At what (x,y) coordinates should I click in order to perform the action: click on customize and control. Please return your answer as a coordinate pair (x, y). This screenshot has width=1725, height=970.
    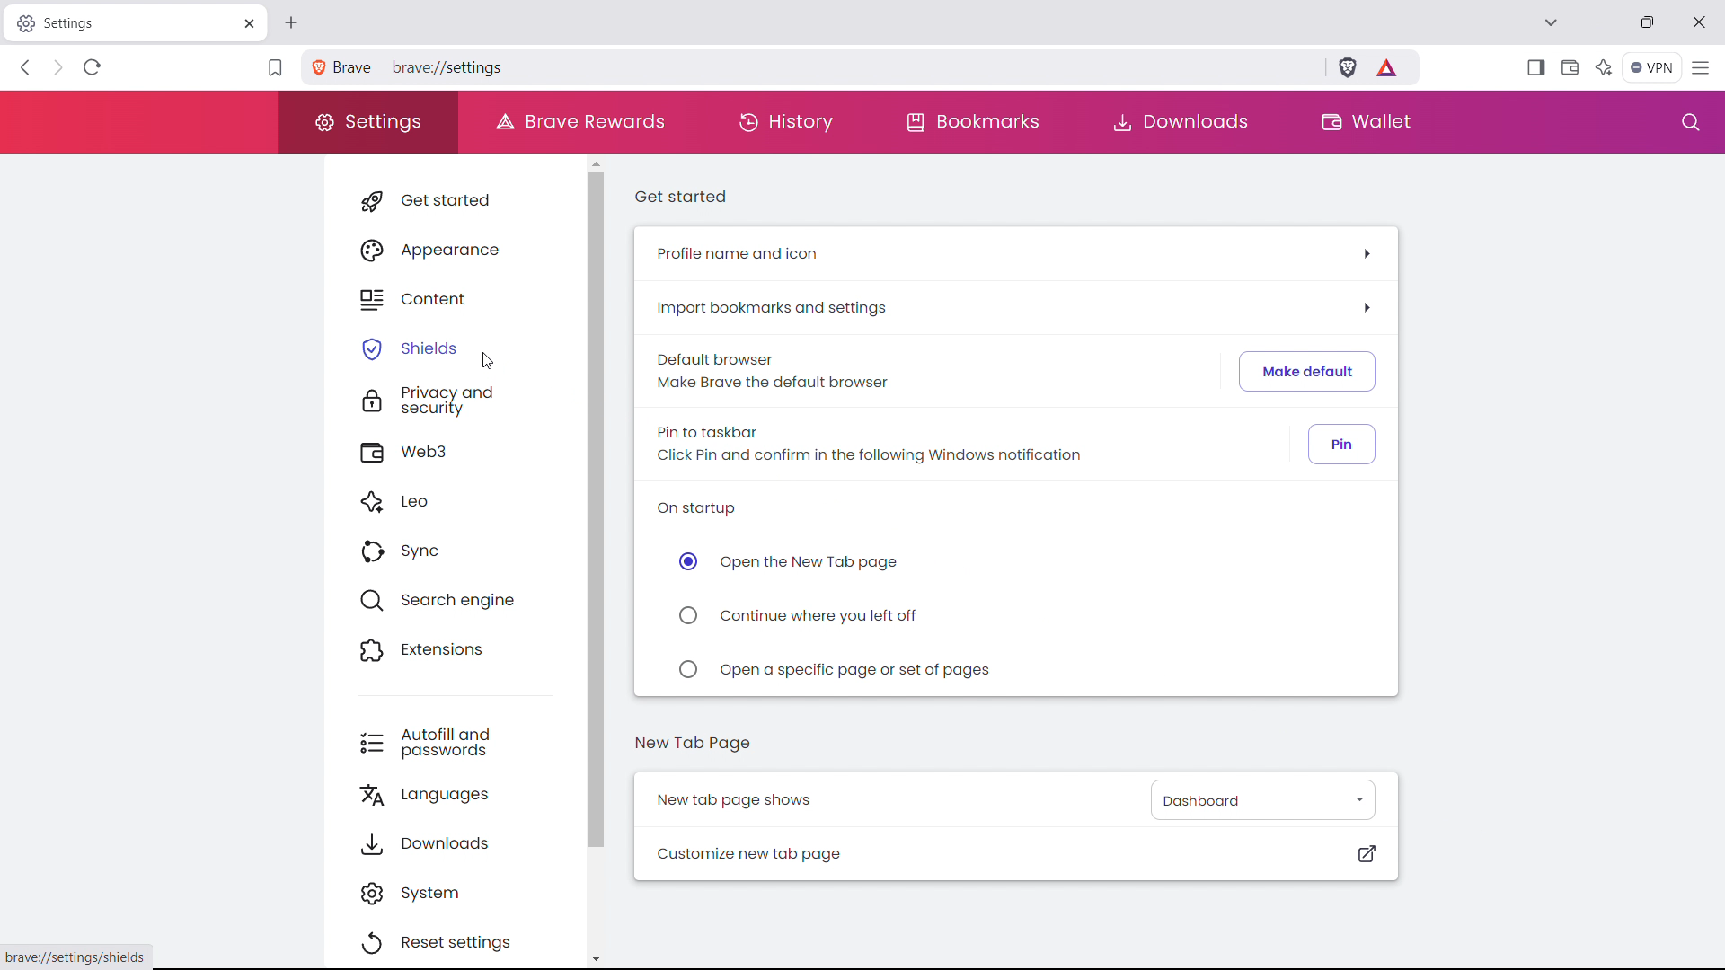
    Looking at the image, I should click on (1702, 69).